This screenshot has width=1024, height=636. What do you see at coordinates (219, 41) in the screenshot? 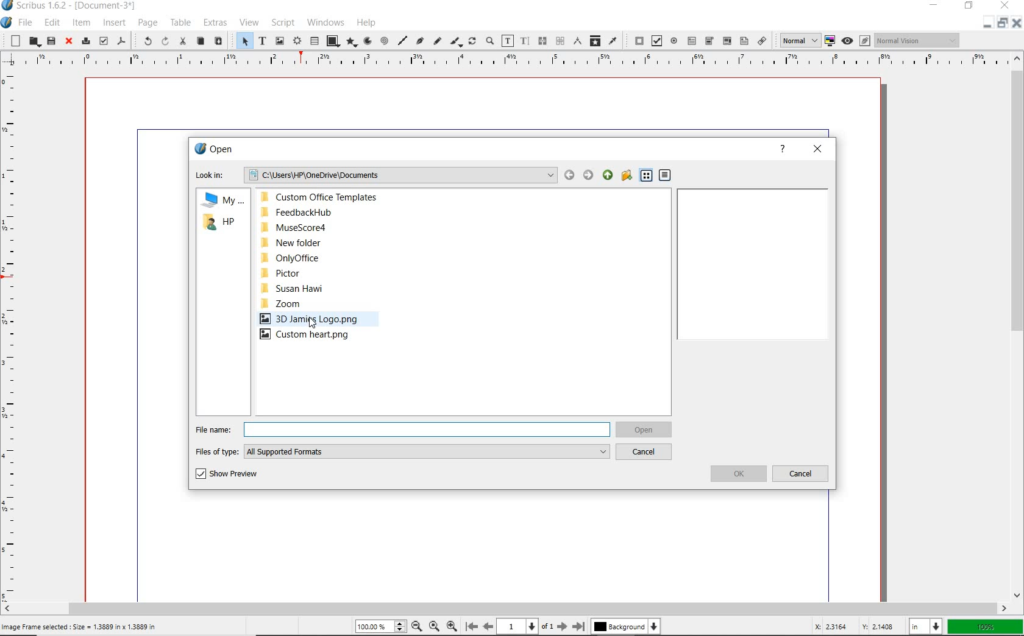
I see `paste` at bounding box center [219, 41].